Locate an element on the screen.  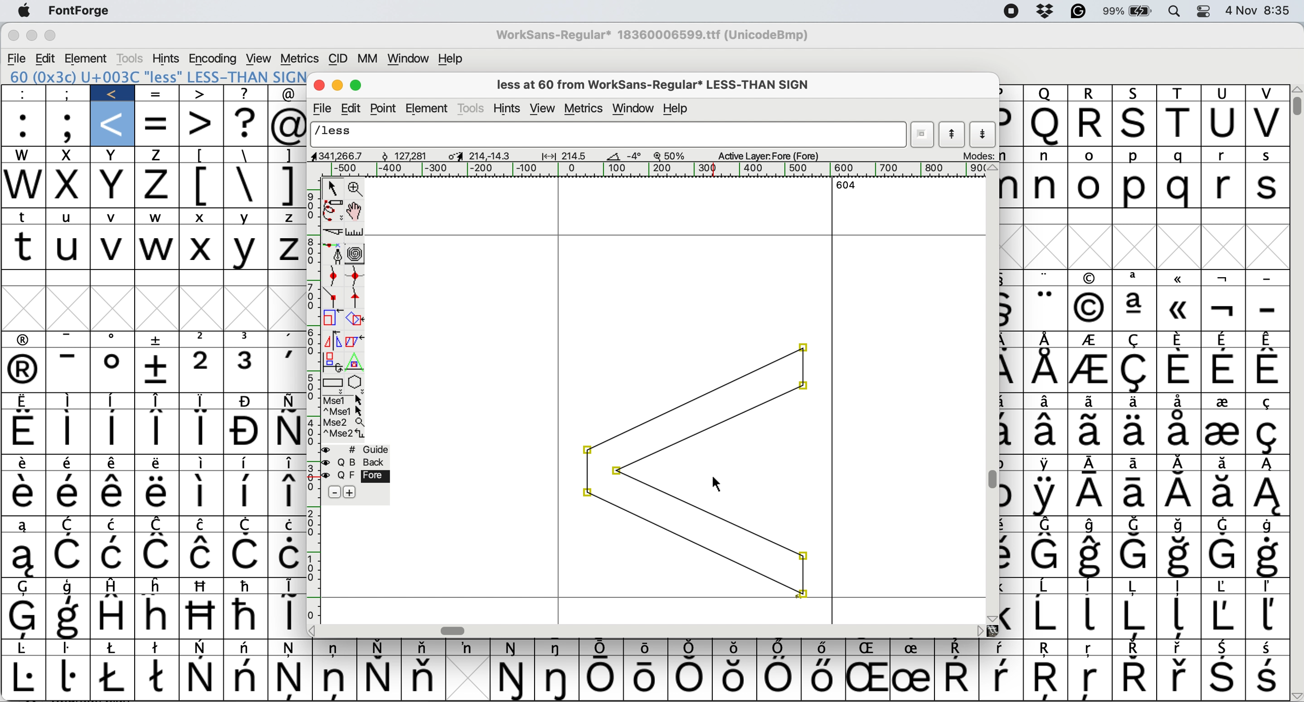
system logo is located at coordinates (25, 11).